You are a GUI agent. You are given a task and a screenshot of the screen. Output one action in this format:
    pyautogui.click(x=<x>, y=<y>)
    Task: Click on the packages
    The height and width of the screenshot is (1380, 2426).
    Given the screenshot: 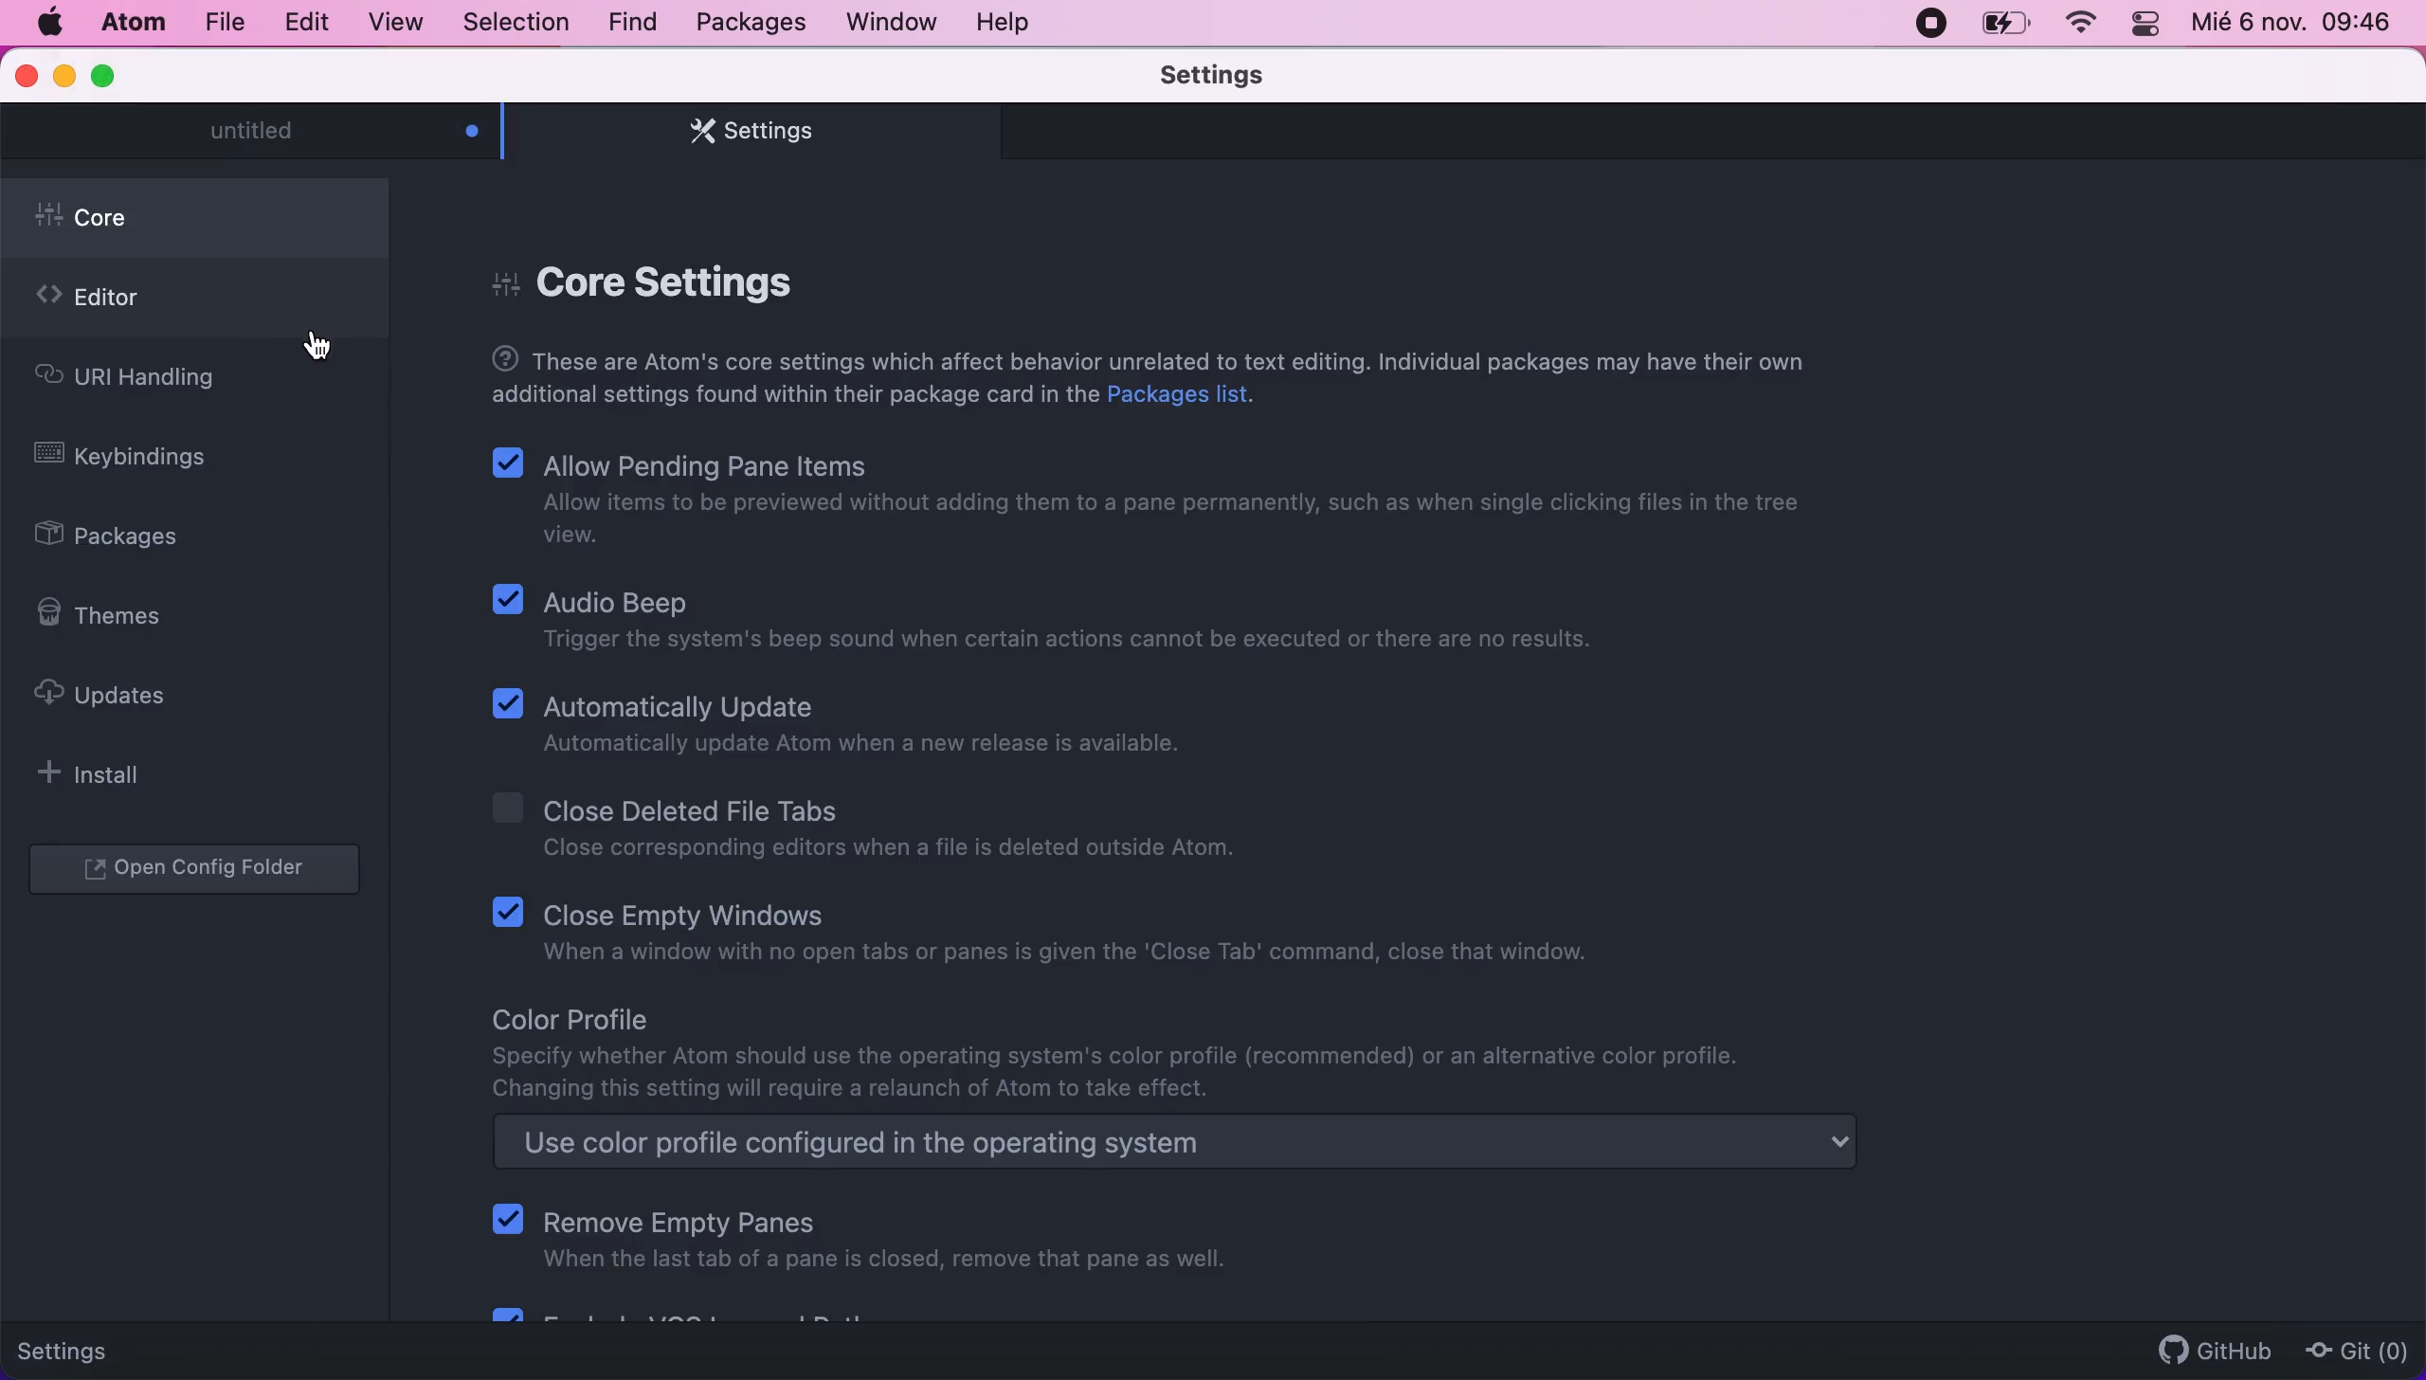 What is the action you would take?
    pyautogui.click(x=749, y=27)
    